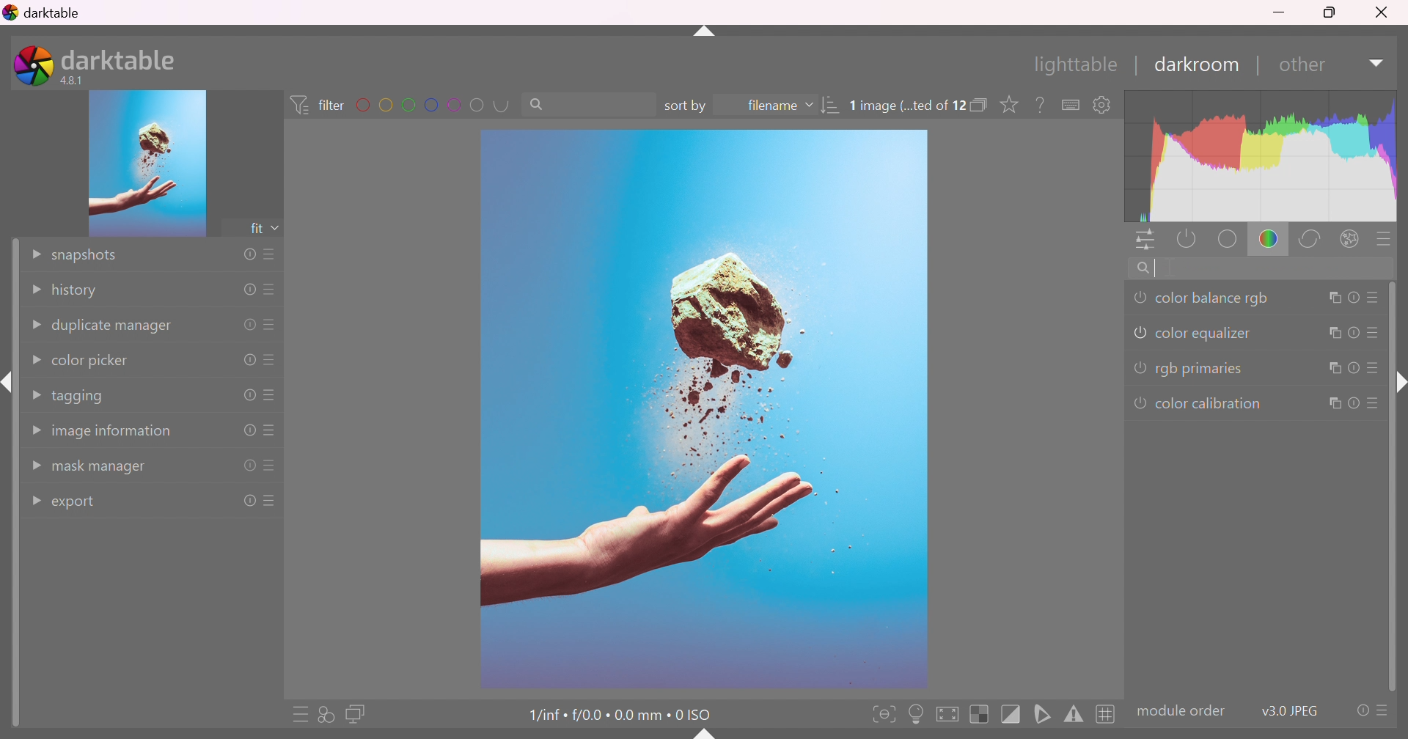  Describe the element at coordinates (1010, 105) in the screenshot. I see `click to change the type of overlays shown on thumbnails` at that location.